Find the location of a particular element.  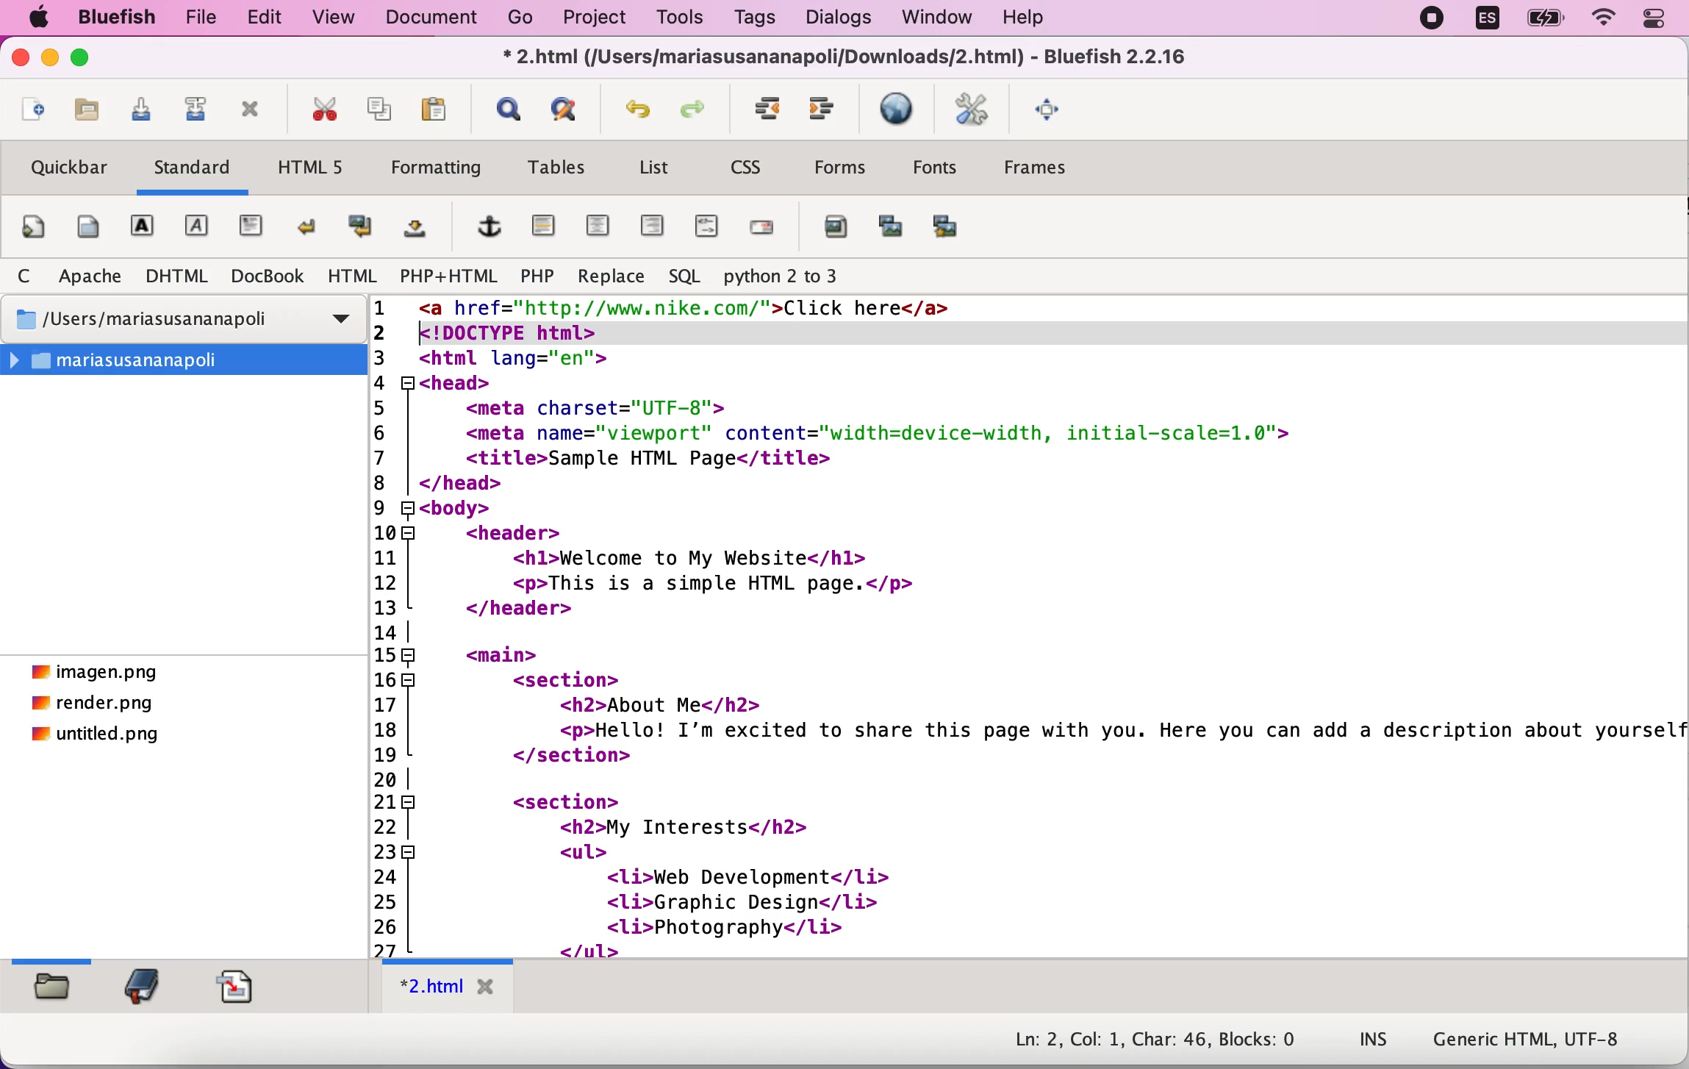

quickbar is located at coordinates (68, 167).